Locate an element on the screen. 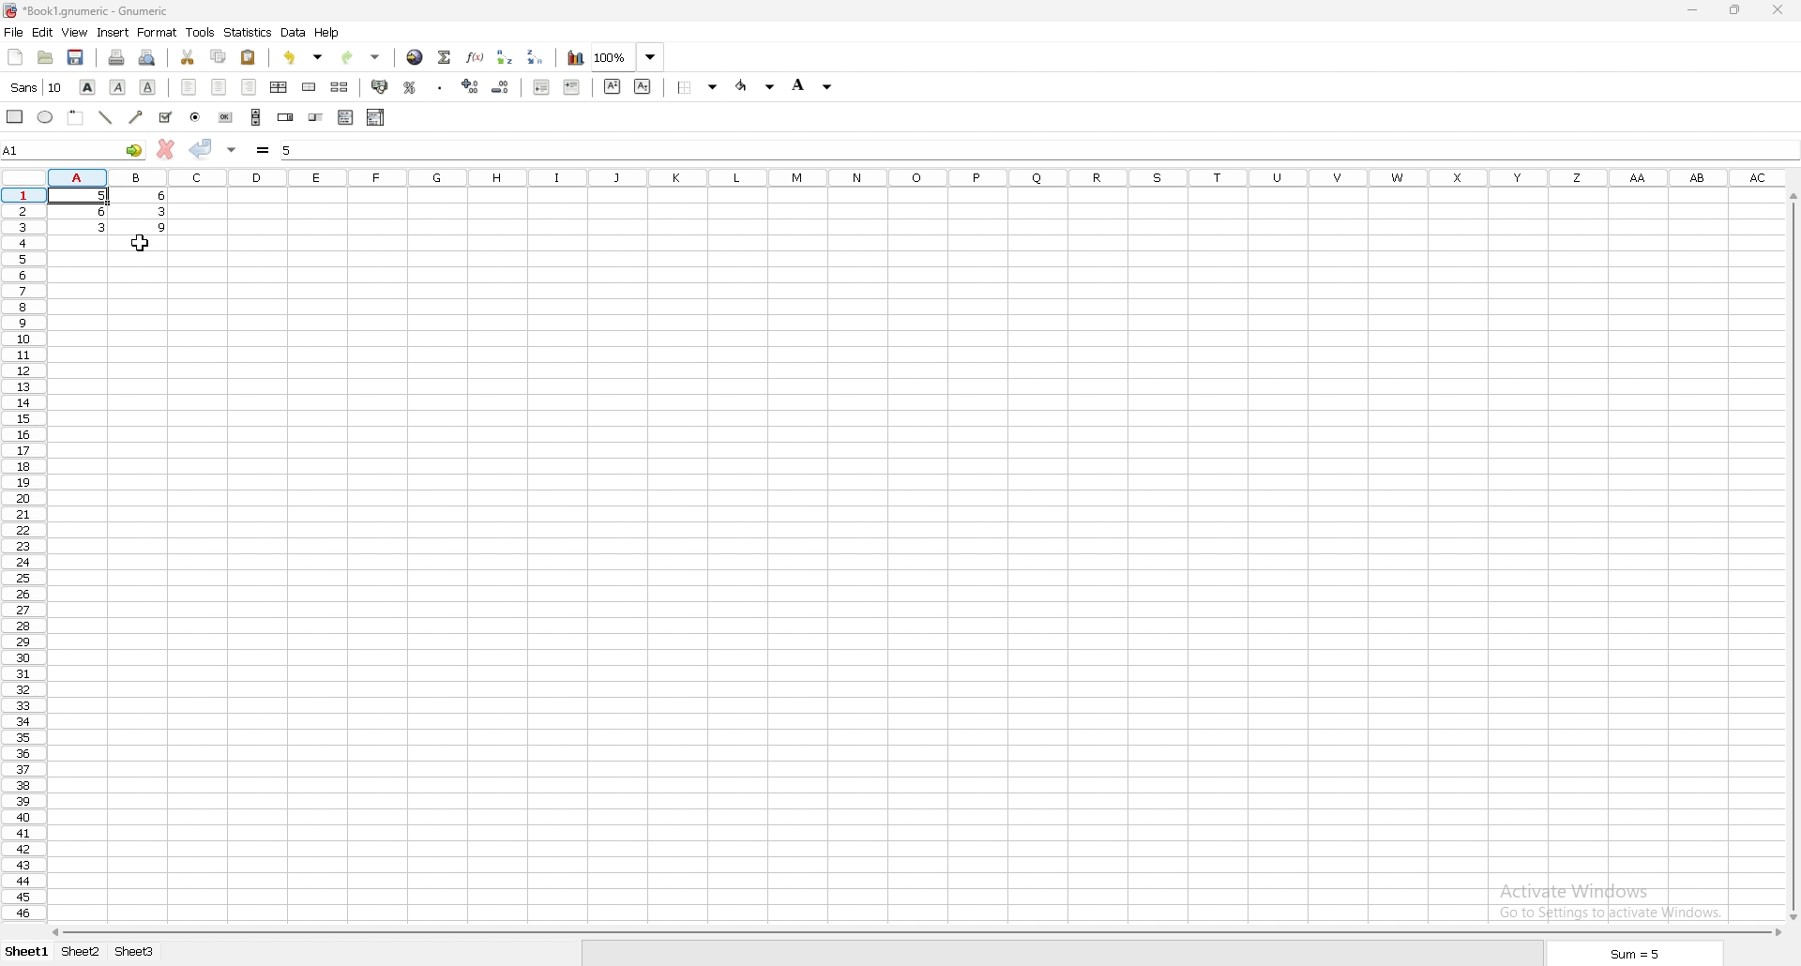  copy is located at coordinates (219, 58).